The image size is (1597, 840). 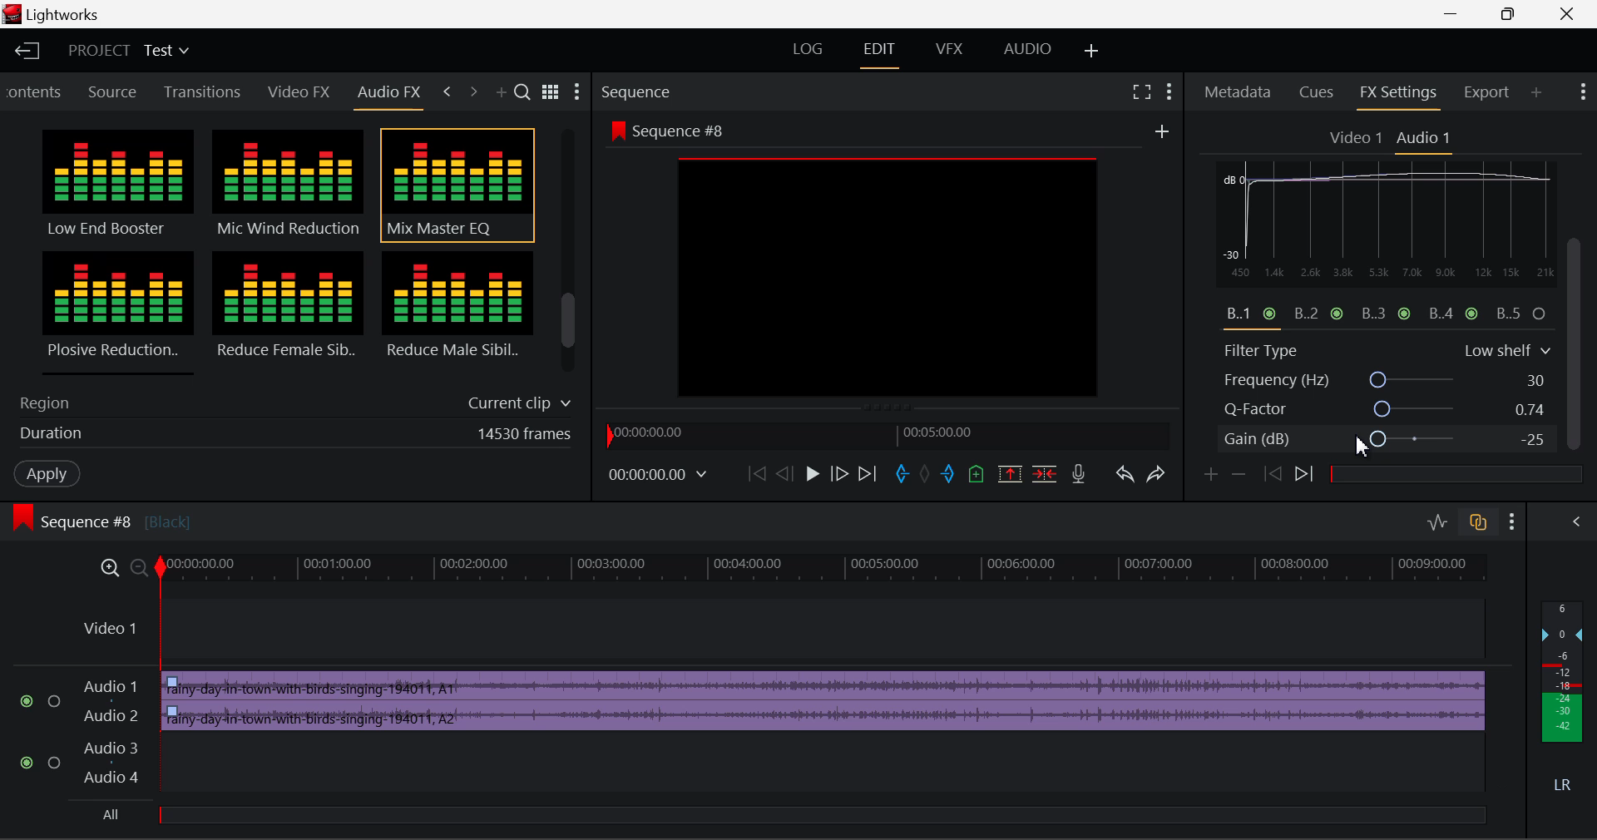 What do you see at coordinates (389, 92) in the screenshot?
I see `Audio FX ` at bounding box center [389, 92].